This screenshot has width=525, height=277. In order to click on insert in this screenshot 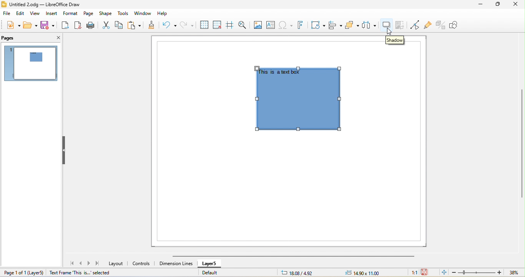, I will do `click(51, 14)`.